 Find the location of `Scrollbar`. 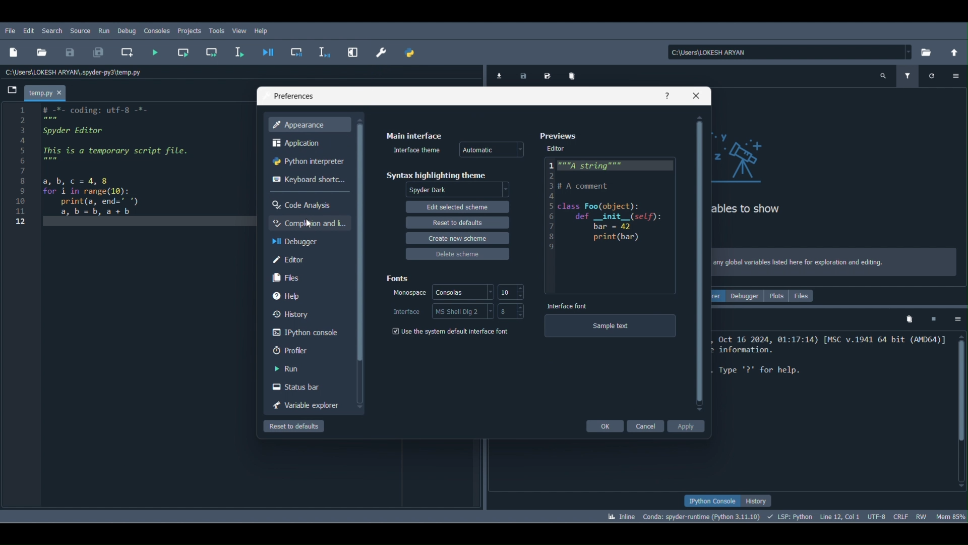

Scrollbar is located at coordinates (360, 261).